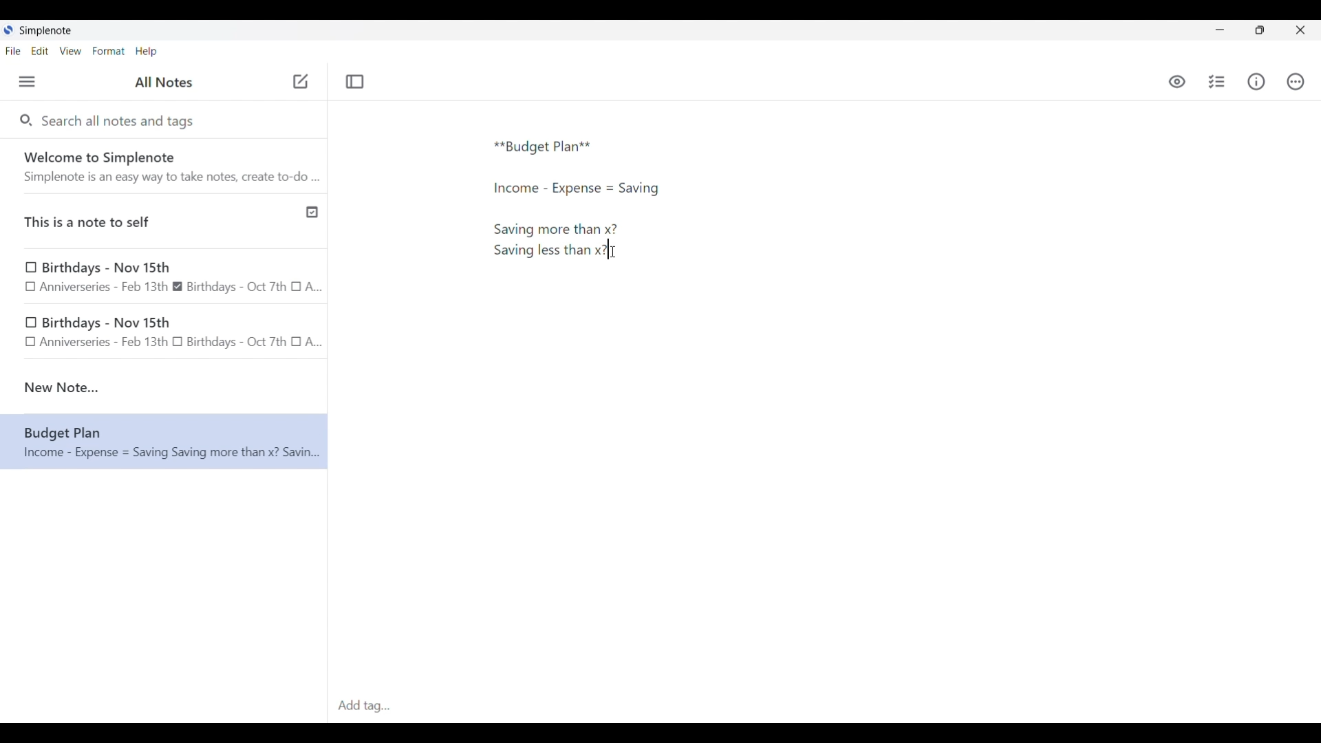 This screenshot has height=743, width=1321. I want to click on Birthday note, so click(164, 277).